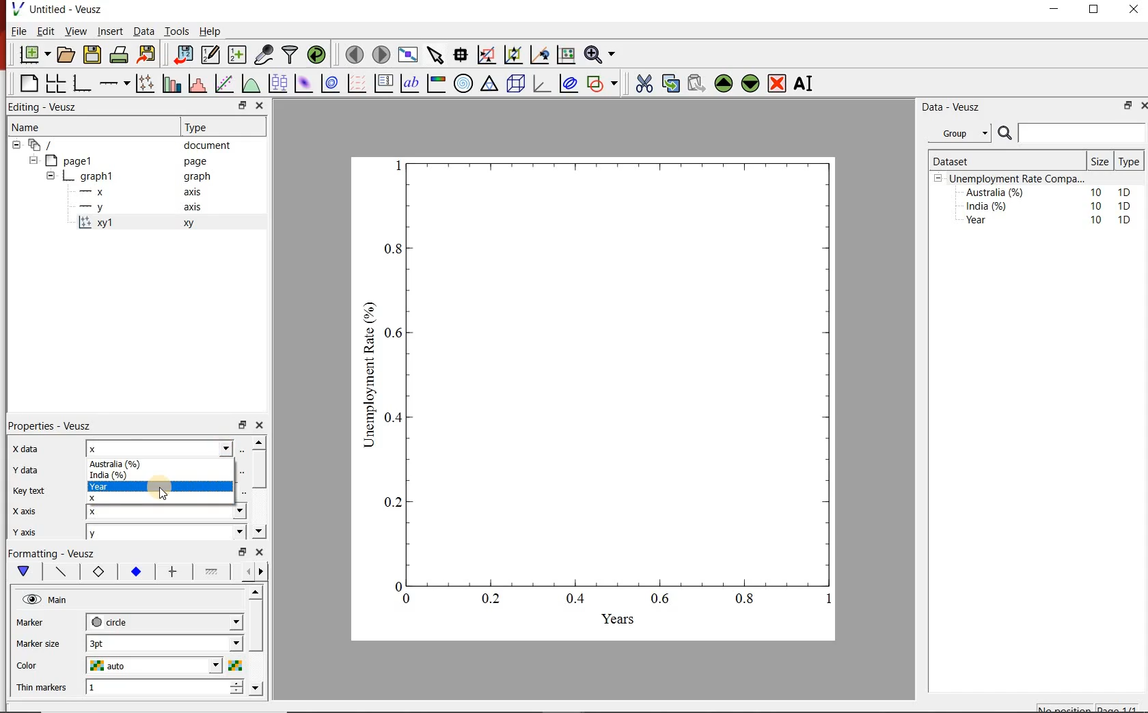 The image size is (1148, 713). I want to click on 1 pt, so click(162, 642).